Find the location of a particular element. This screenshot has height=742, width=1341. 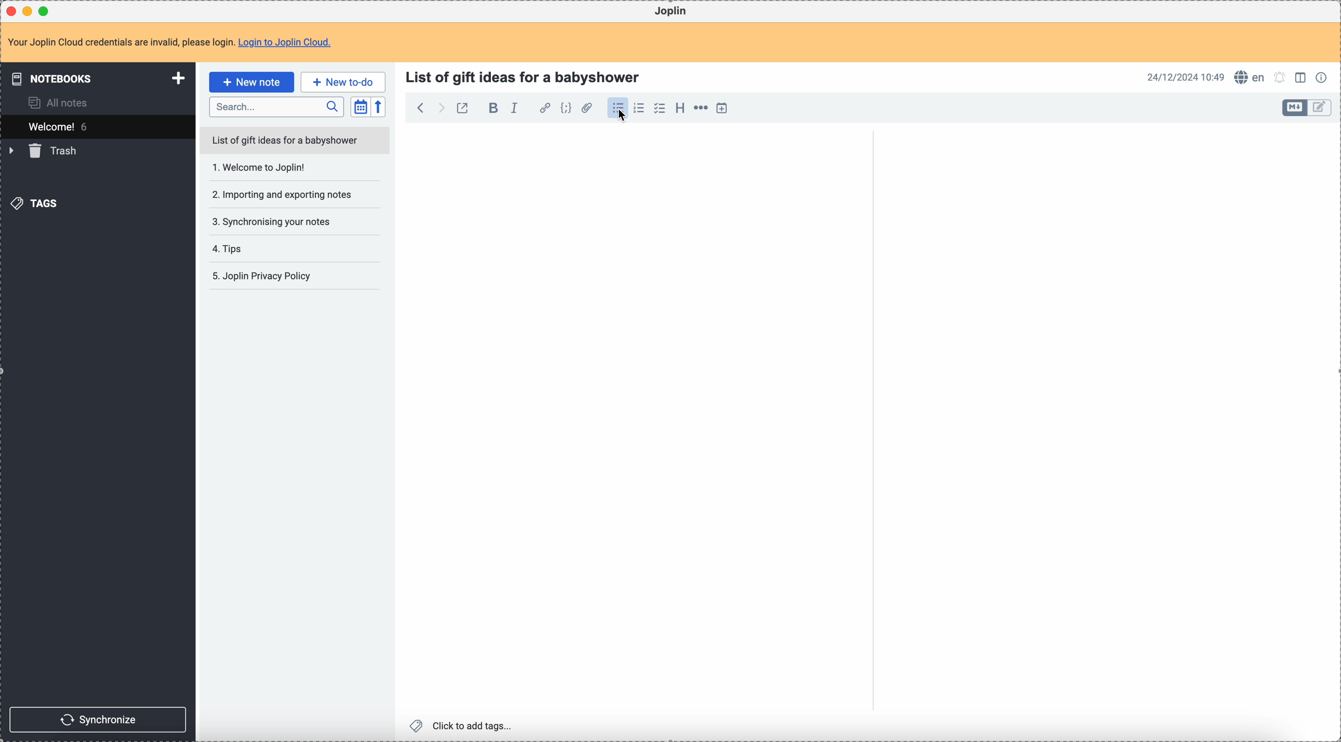

reverse sort order is located at coordinates (378, 108).